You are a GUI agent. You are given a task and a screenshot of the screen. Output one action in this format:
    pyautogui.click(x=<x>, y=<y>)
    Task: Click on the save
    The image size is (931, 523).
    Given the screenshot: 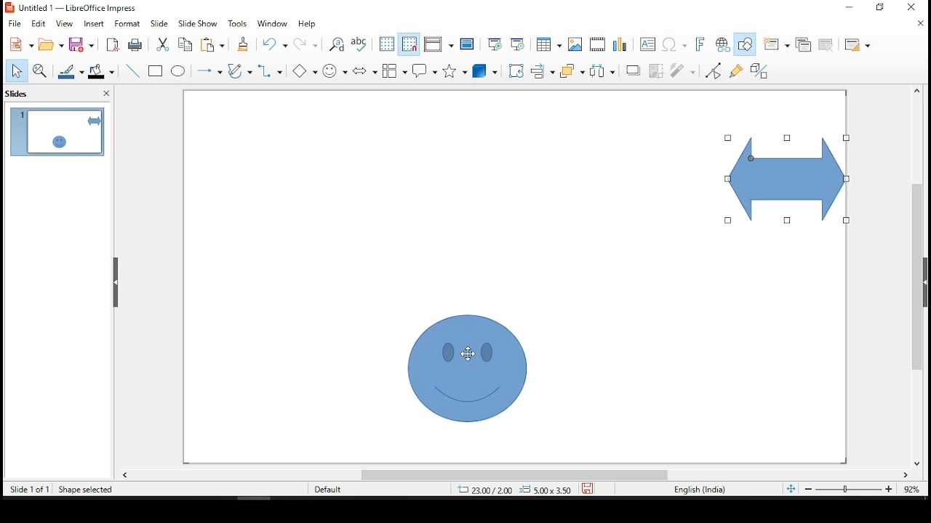 What is the action you would take?
    pyautogui.click(x=83, y=45)
    